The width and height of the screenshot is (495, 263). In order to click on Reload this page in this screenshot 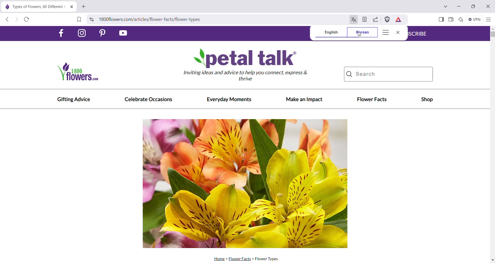, I will do `click(27, 20)`.